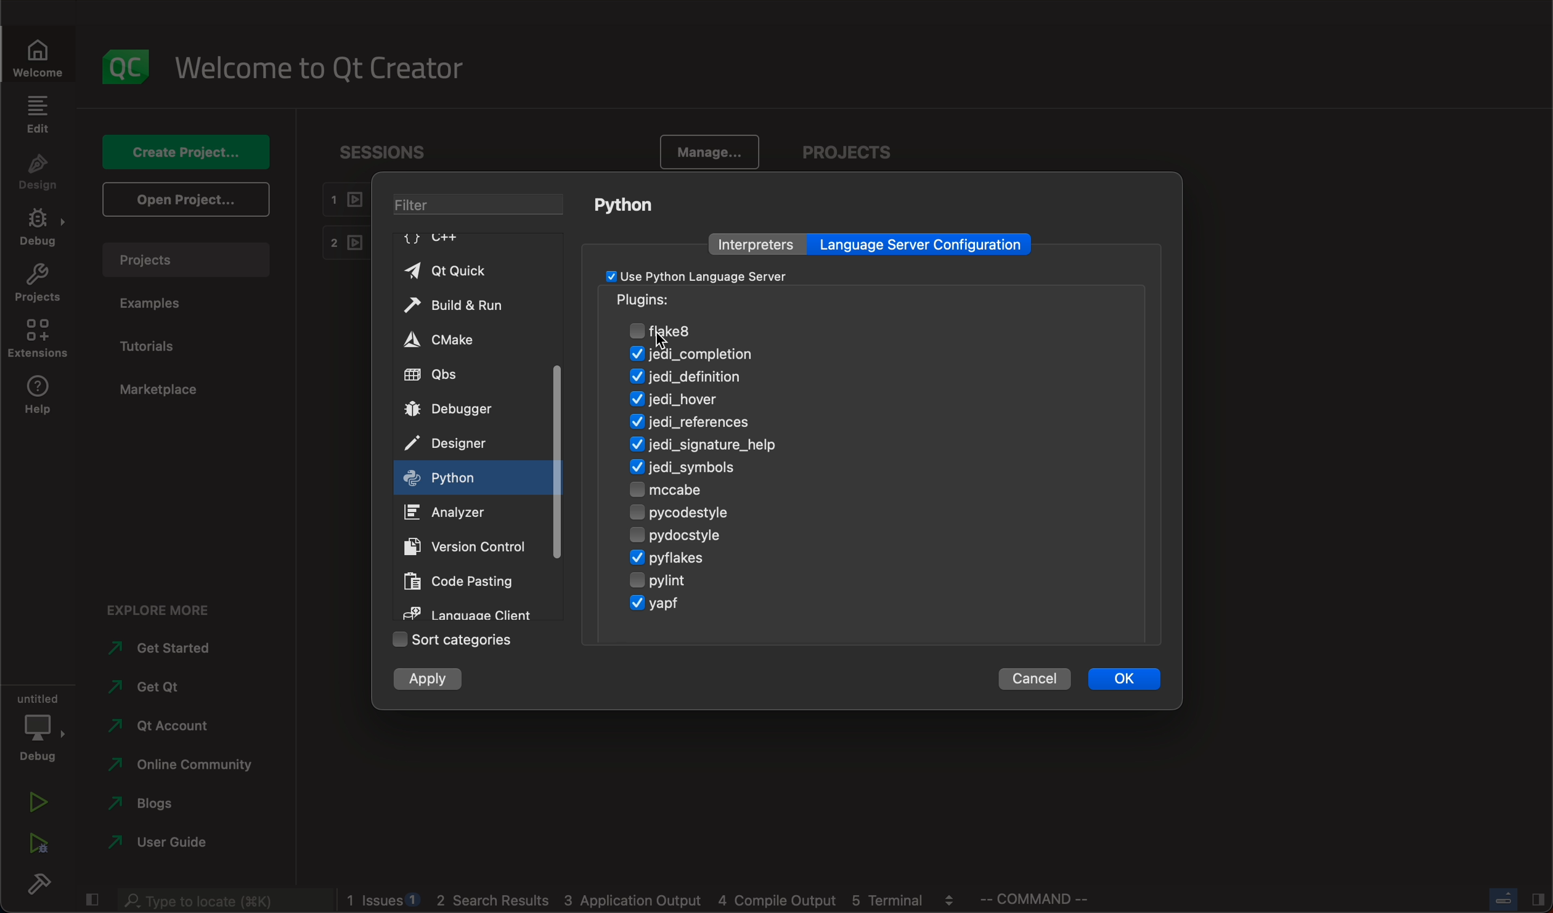 The width and height of the screenshot is (1553, 913). What do you see at coordinates (714, 447) in the screenshot?
I see `signature ` at bounding box center [714, 447].